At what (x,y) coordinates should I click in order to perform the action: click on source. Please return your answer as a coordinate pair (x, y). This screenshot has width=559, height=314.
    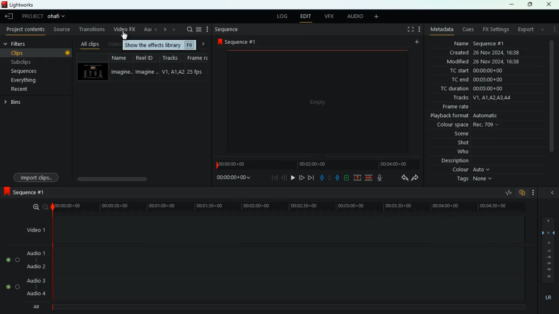
    Looking at the image, I should click on (61, 29).